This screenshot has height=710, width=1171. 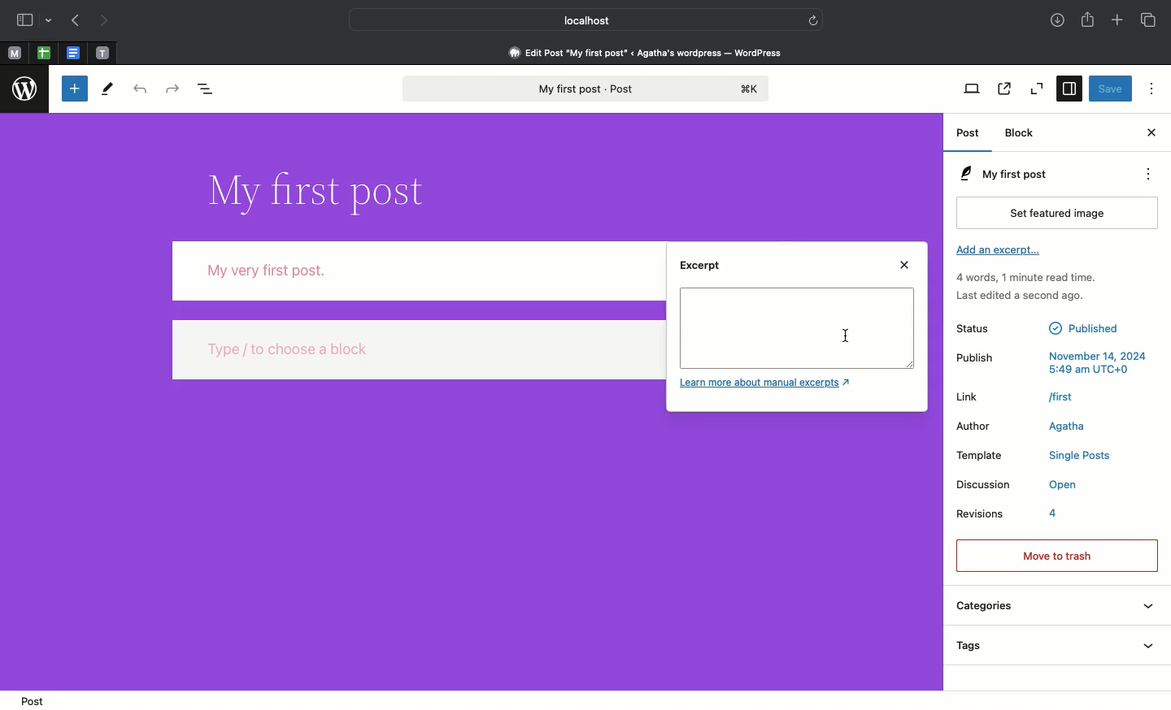 I want to click on Learn more, so click(x=768, y=384).